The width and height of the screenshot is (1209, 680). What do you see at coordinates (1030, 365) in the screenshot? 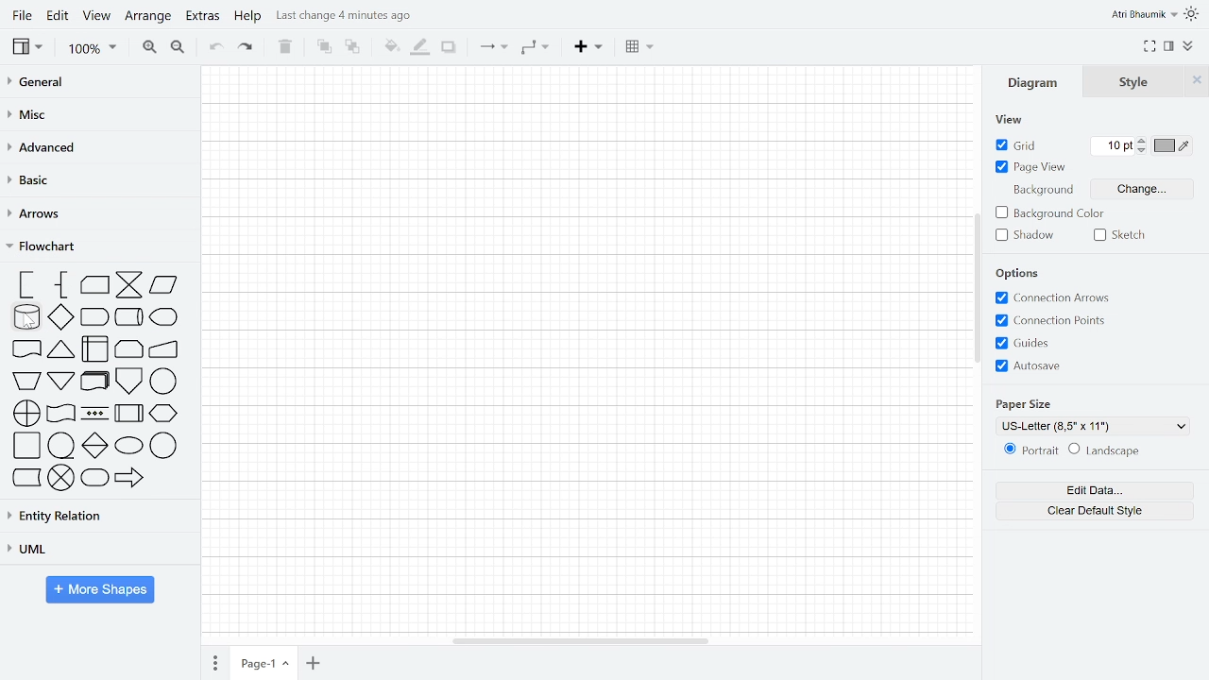
I see `Autosave` at bounding box center [1030, 365].